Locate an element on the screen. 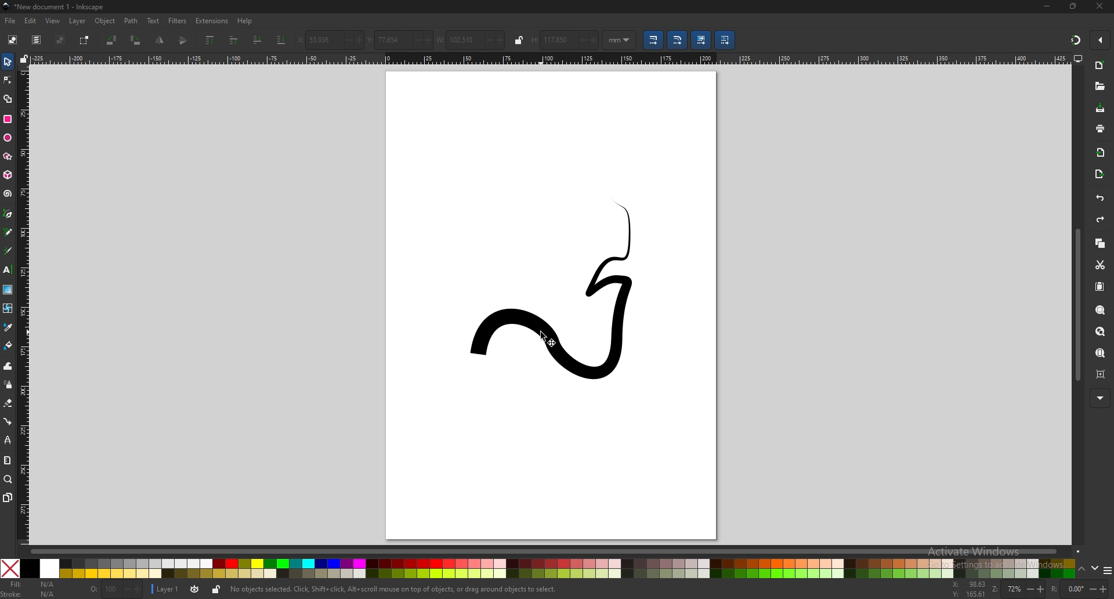 Image resolution: width=1114 pixels, height=599 pixels. enable snapping is located at coordinates (1101, 39).